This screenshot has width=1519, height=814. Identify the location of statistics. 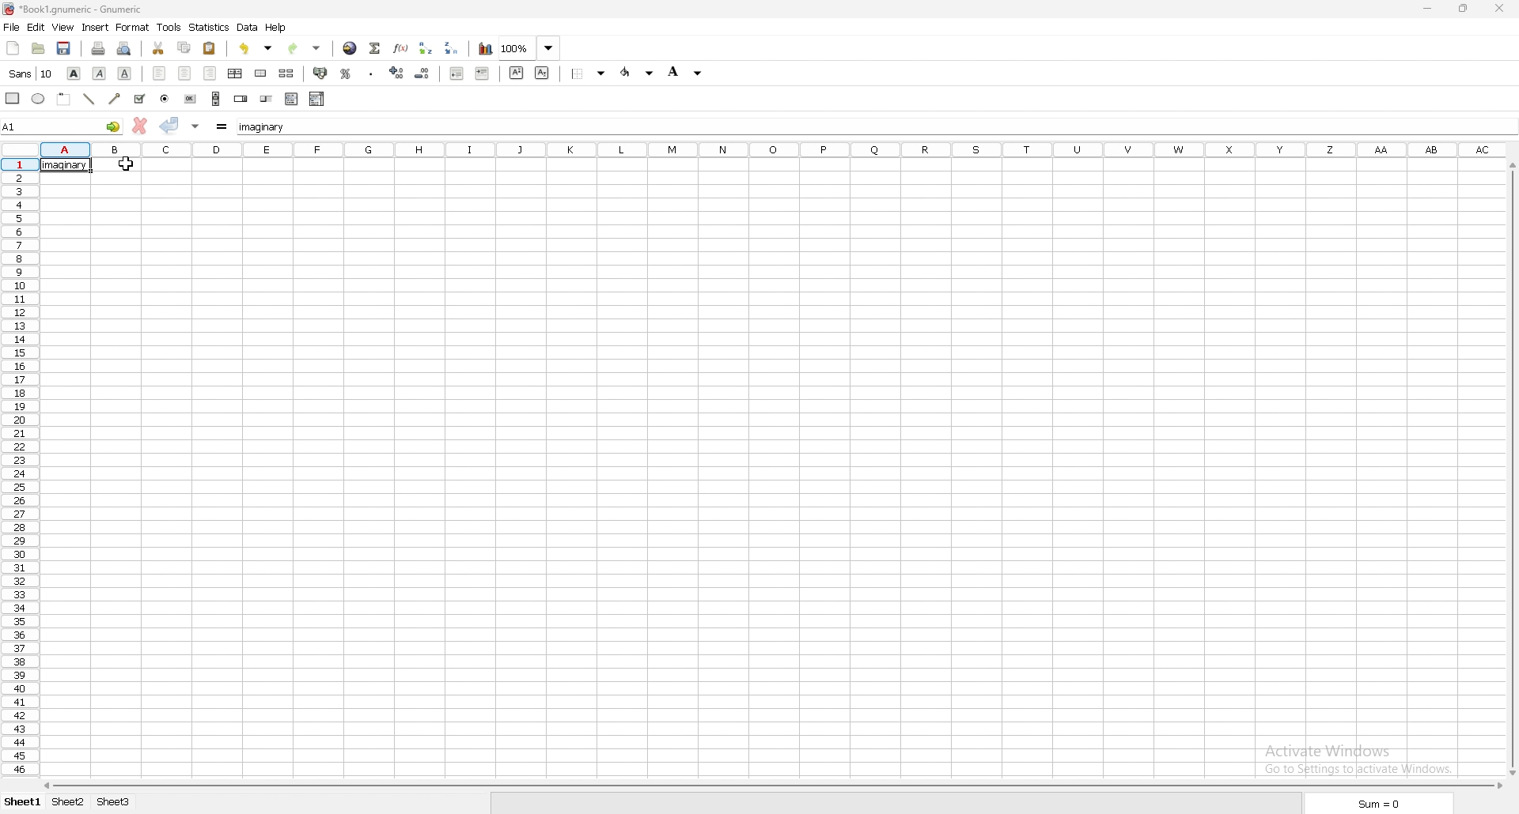
(210, 28).